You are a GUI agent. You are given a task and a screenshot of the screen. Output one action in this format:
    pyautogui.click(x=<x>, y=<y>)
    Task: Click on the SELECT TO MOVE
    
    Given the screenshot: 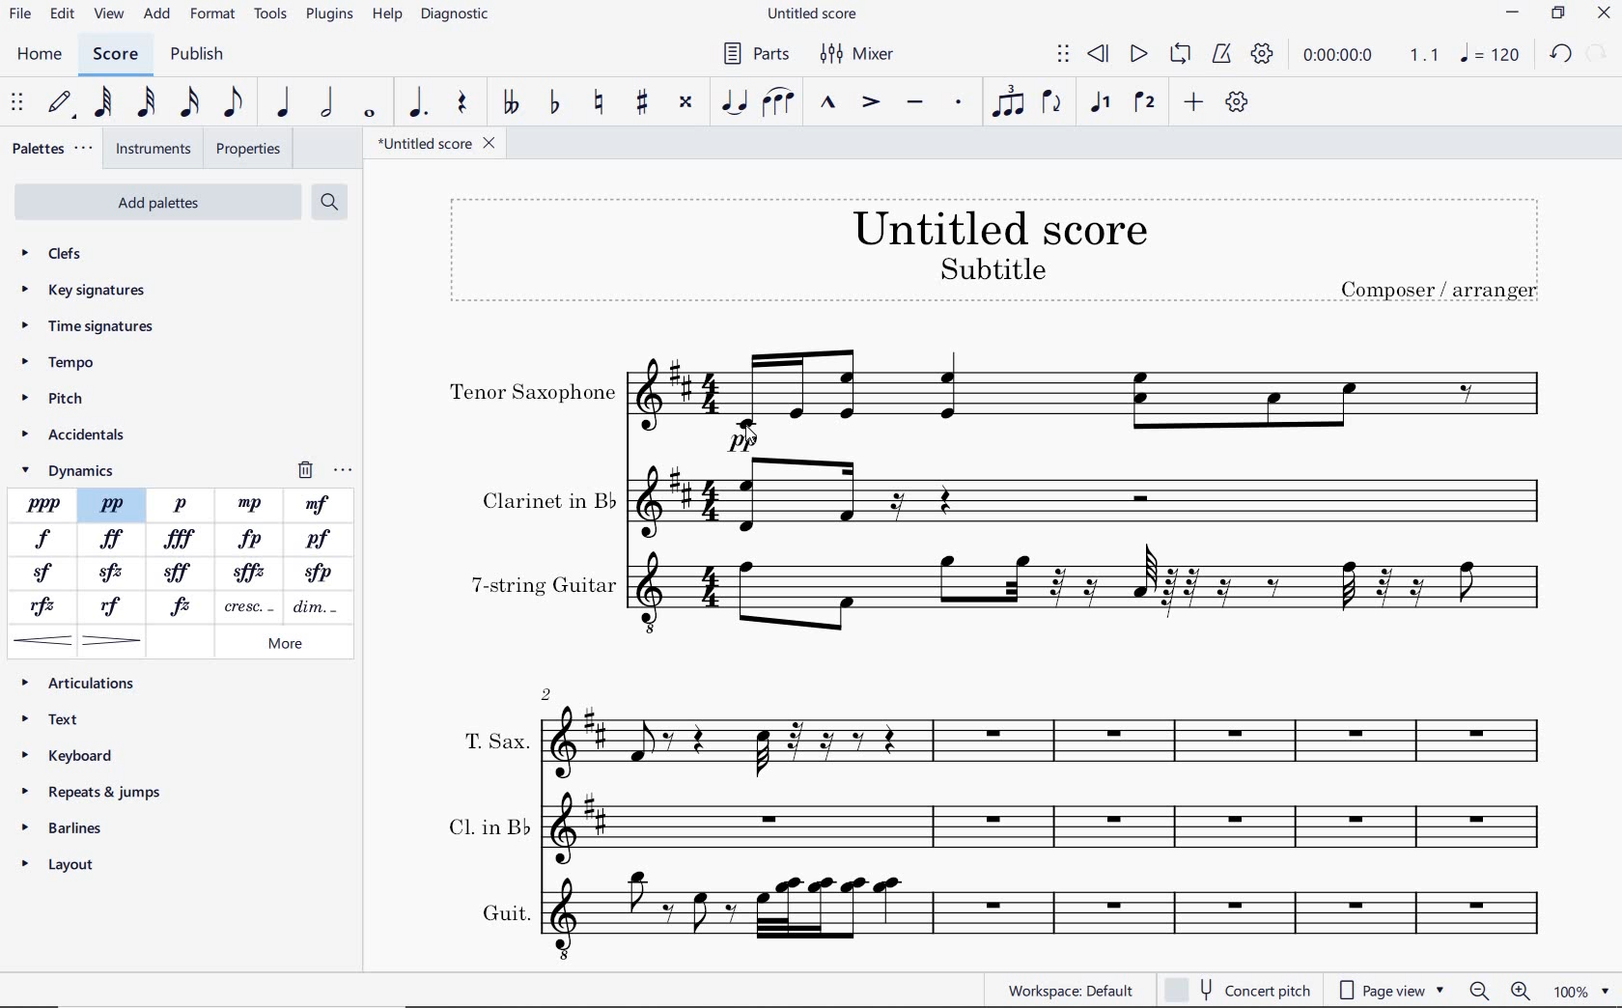 What is the action you would take?
    pyautogui.click(x=18, y=102)
    